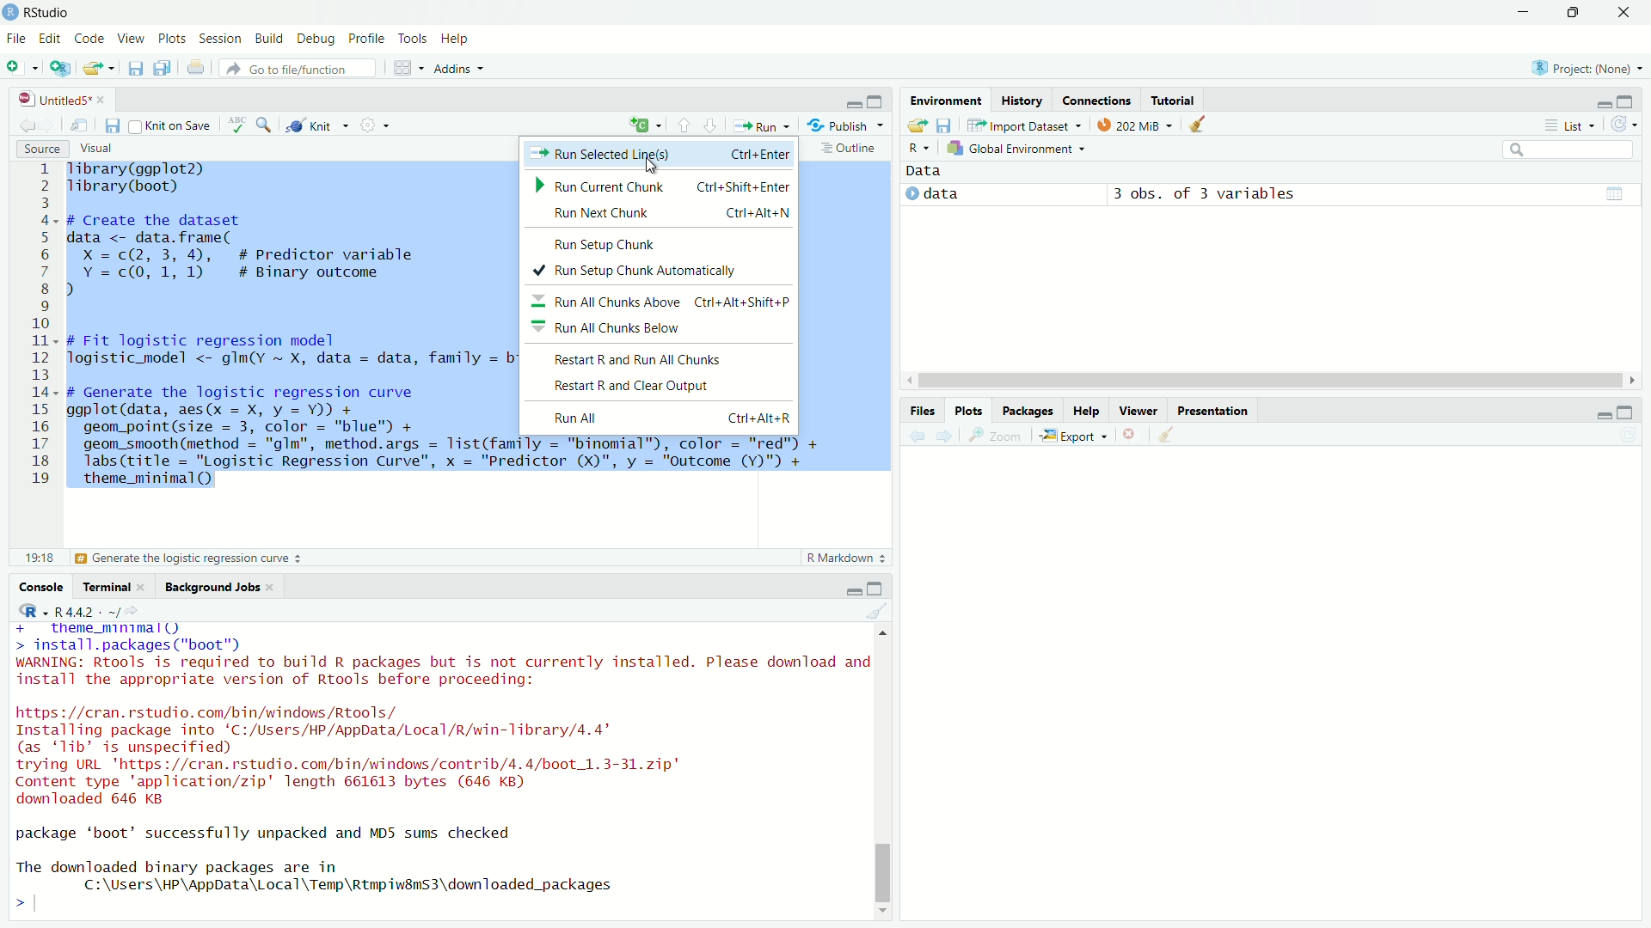 The width and height of the screenshot is (1651, 928). I want to click on Environment, so click(946, 99).